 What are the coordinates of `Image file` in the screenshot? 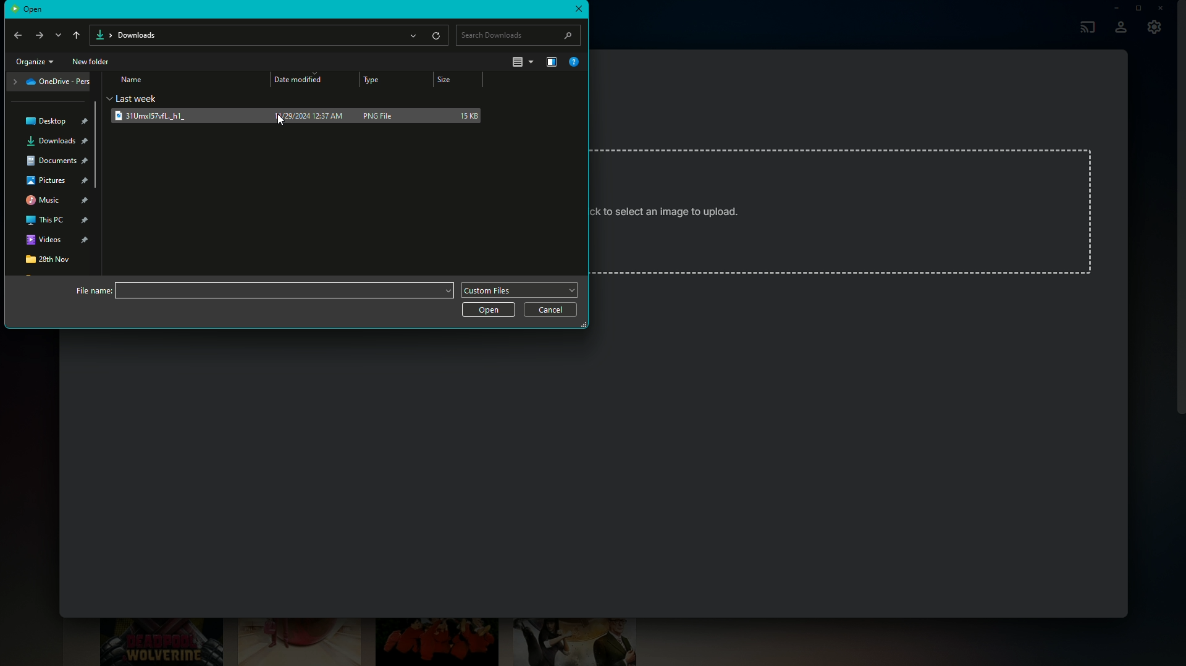 It's located at (175, 116).